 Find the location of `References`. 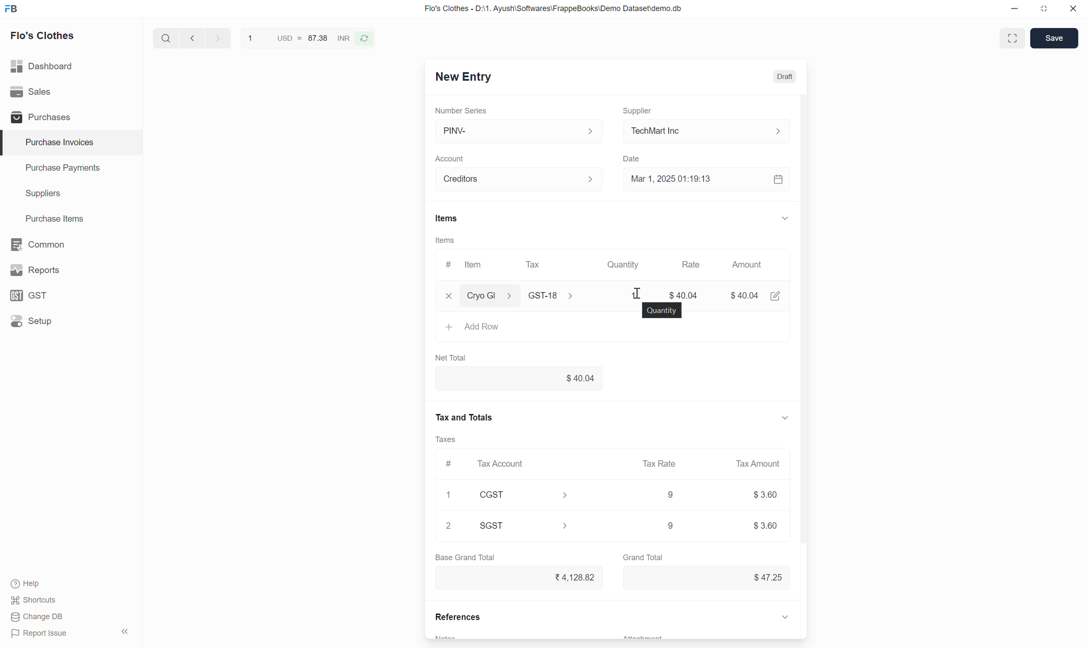

References is located at coordinates (456, 619).